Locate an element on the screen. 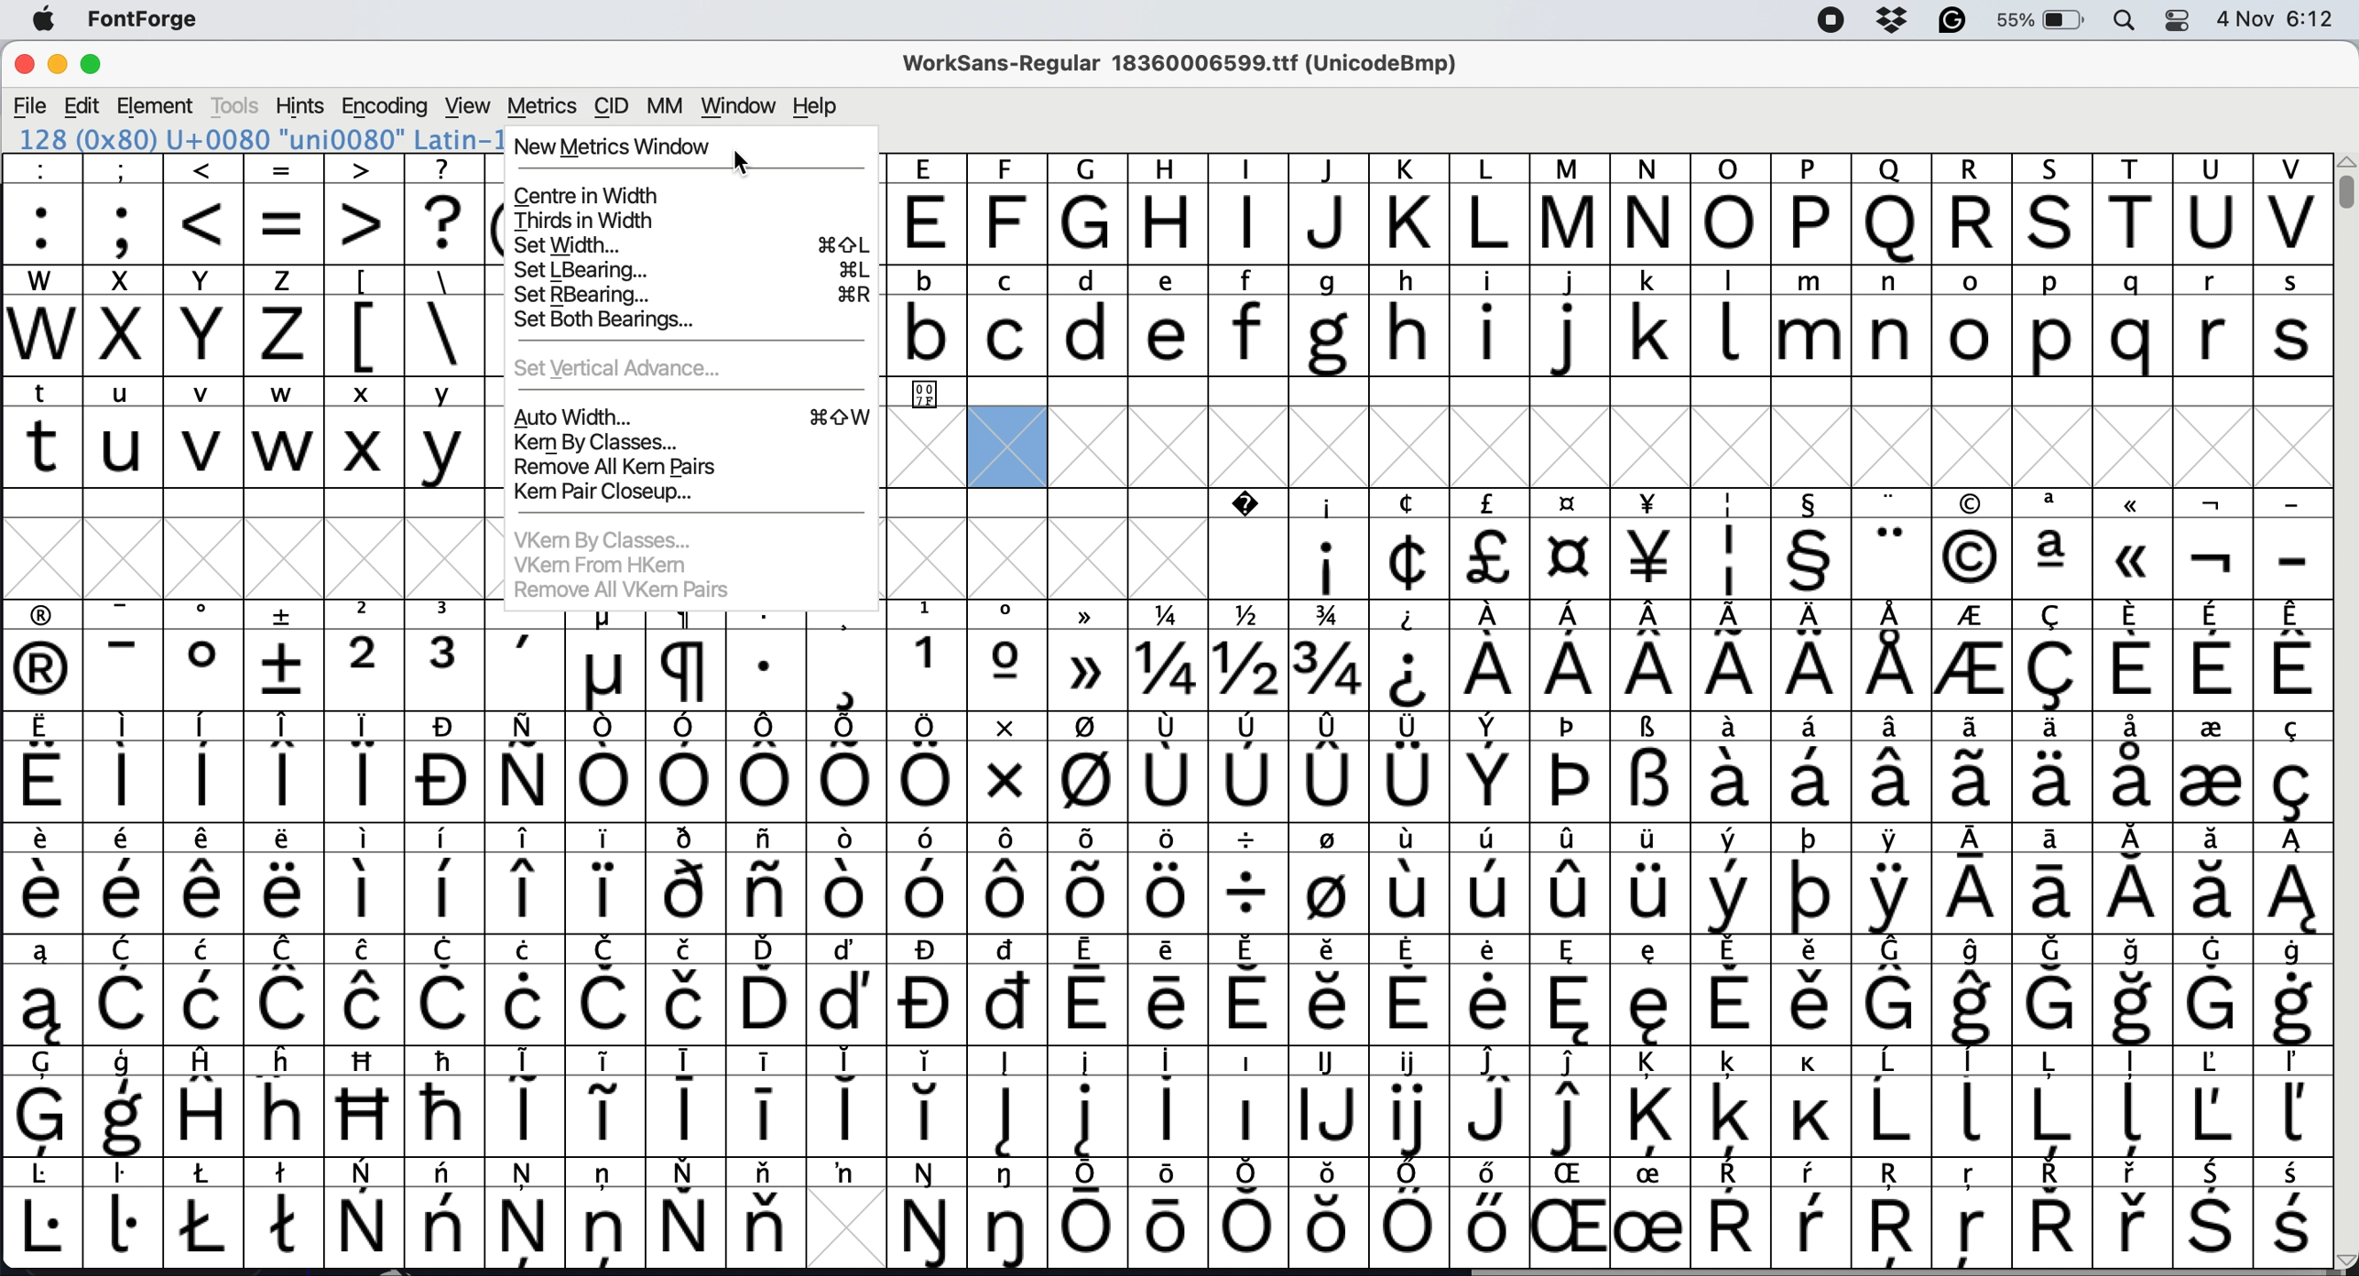  special characters is located at coordinates (413, 280).